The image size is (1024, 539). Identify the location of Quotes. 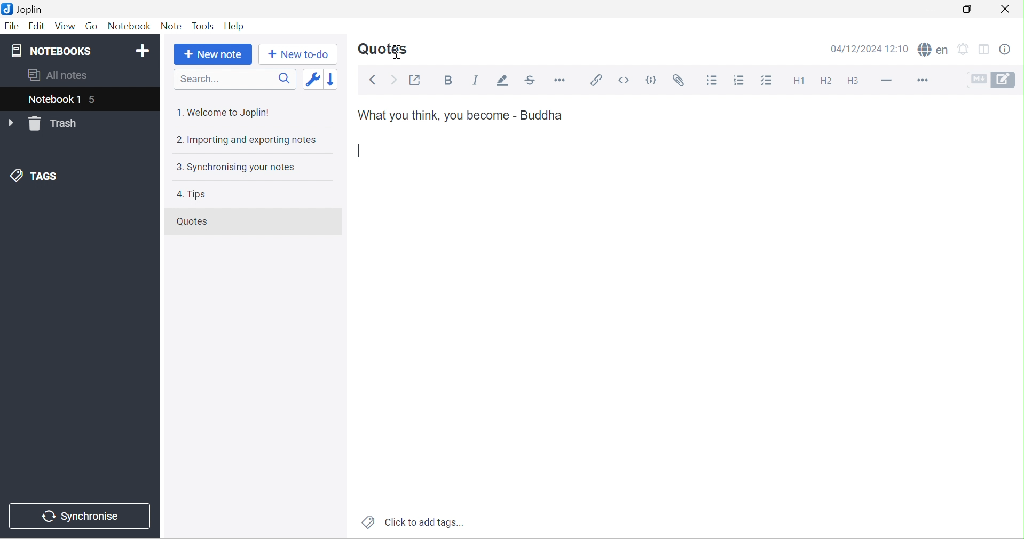
(192, 221).